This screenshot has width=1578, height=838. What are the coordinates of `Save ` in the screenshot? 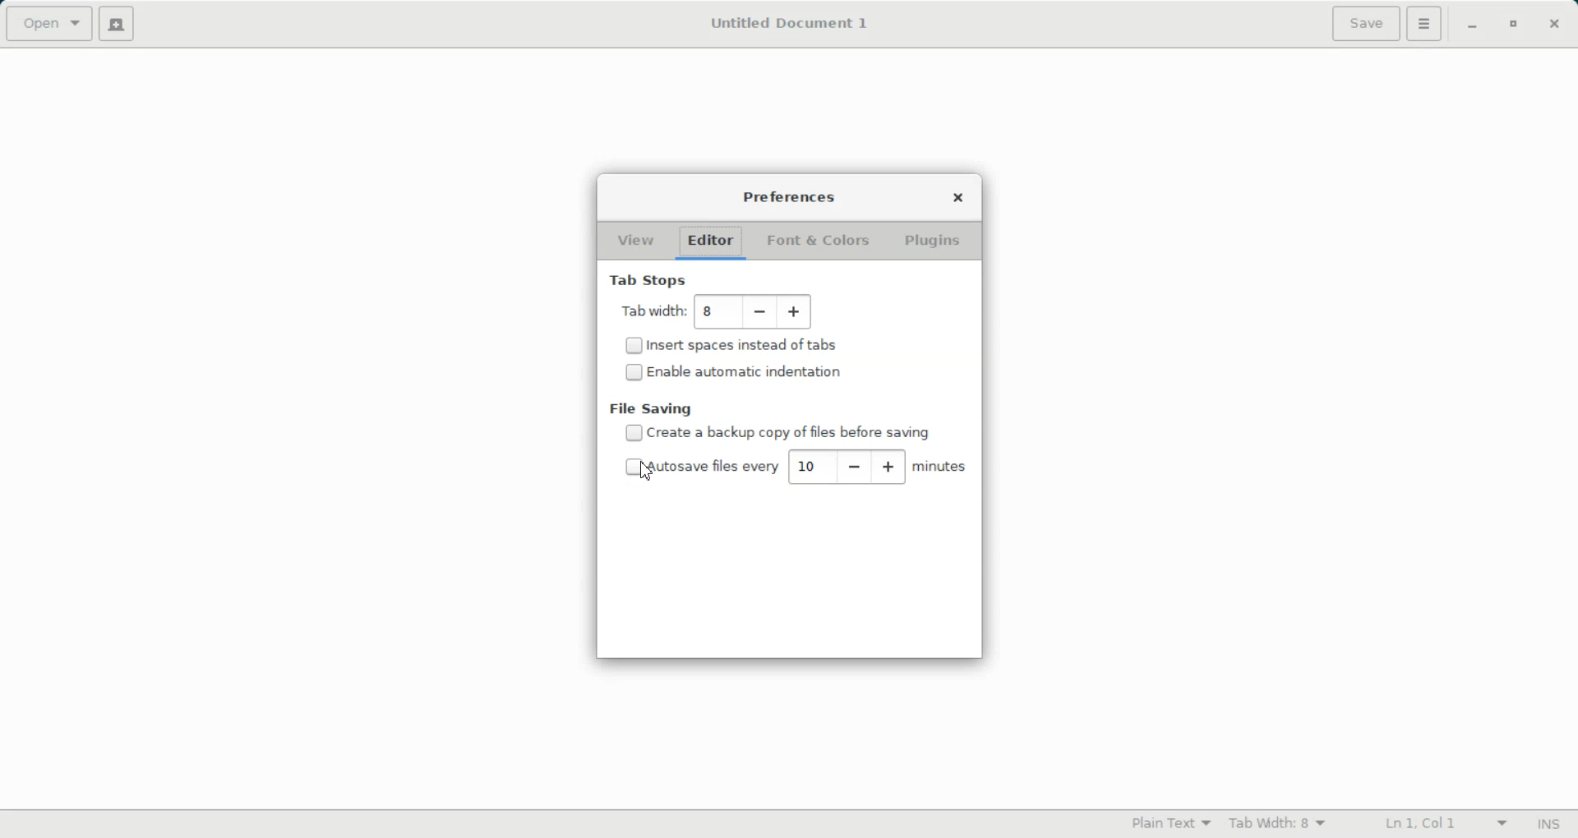 It's located at (1366, 24).